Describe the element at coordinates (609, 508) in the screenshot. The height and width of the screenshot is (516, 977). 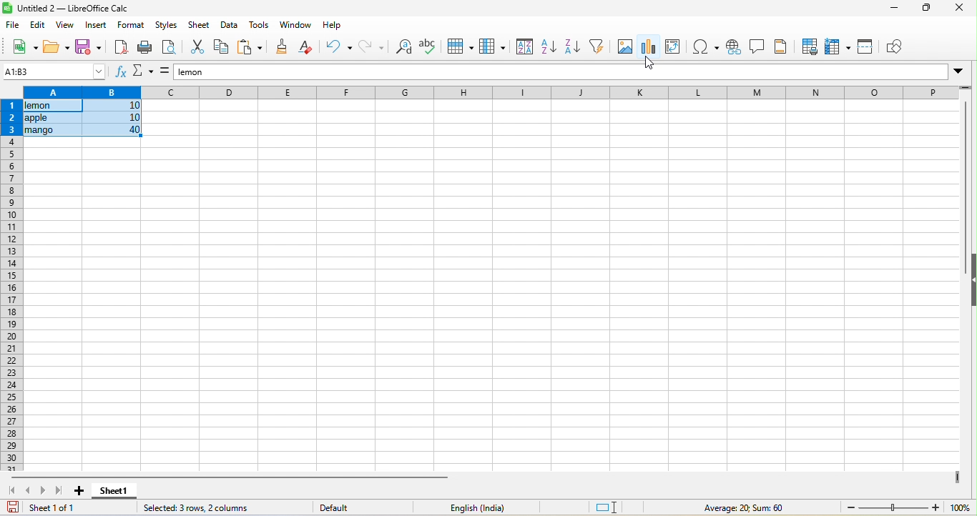
I see `standard selection` at that location.